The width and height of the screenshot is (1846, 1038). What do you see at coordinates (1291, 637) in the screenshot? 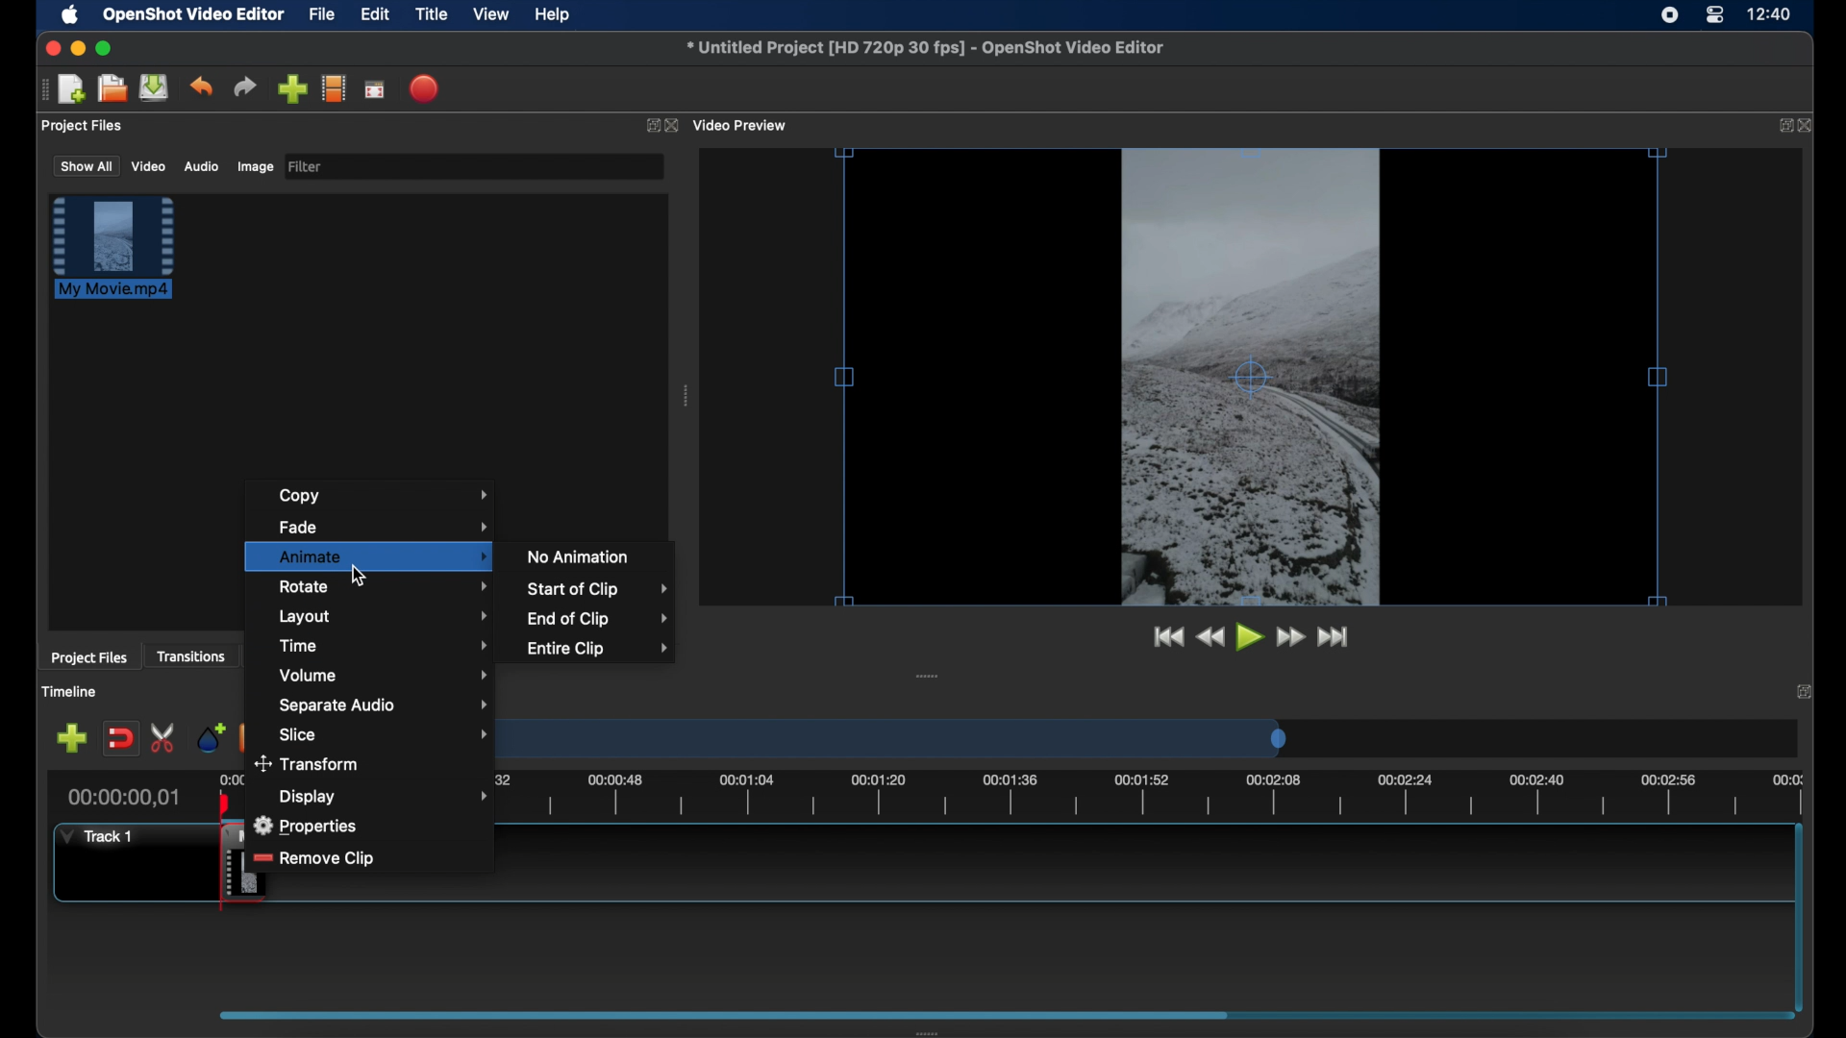
I see `fast forward` at bounding box center [1291, 637].